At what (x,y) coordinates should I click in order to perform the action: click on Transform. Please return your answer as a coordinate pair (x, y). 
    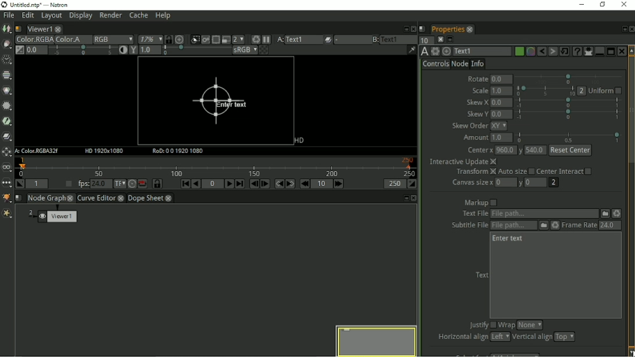
    Looking at the image, I should click on (6, 152).